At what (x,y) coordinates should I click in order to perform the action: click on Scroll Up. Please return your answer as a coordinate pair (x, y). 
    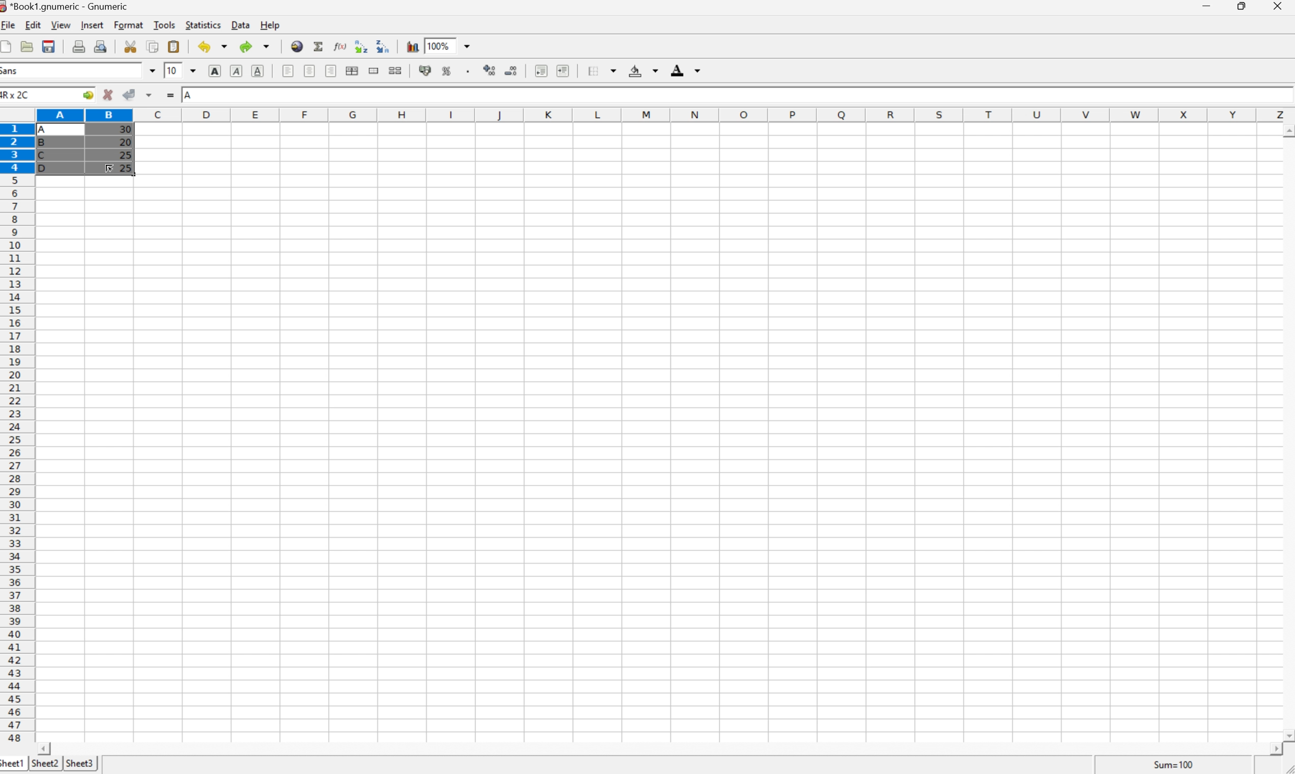
    Looking at the image, I should click on (1287, 129).